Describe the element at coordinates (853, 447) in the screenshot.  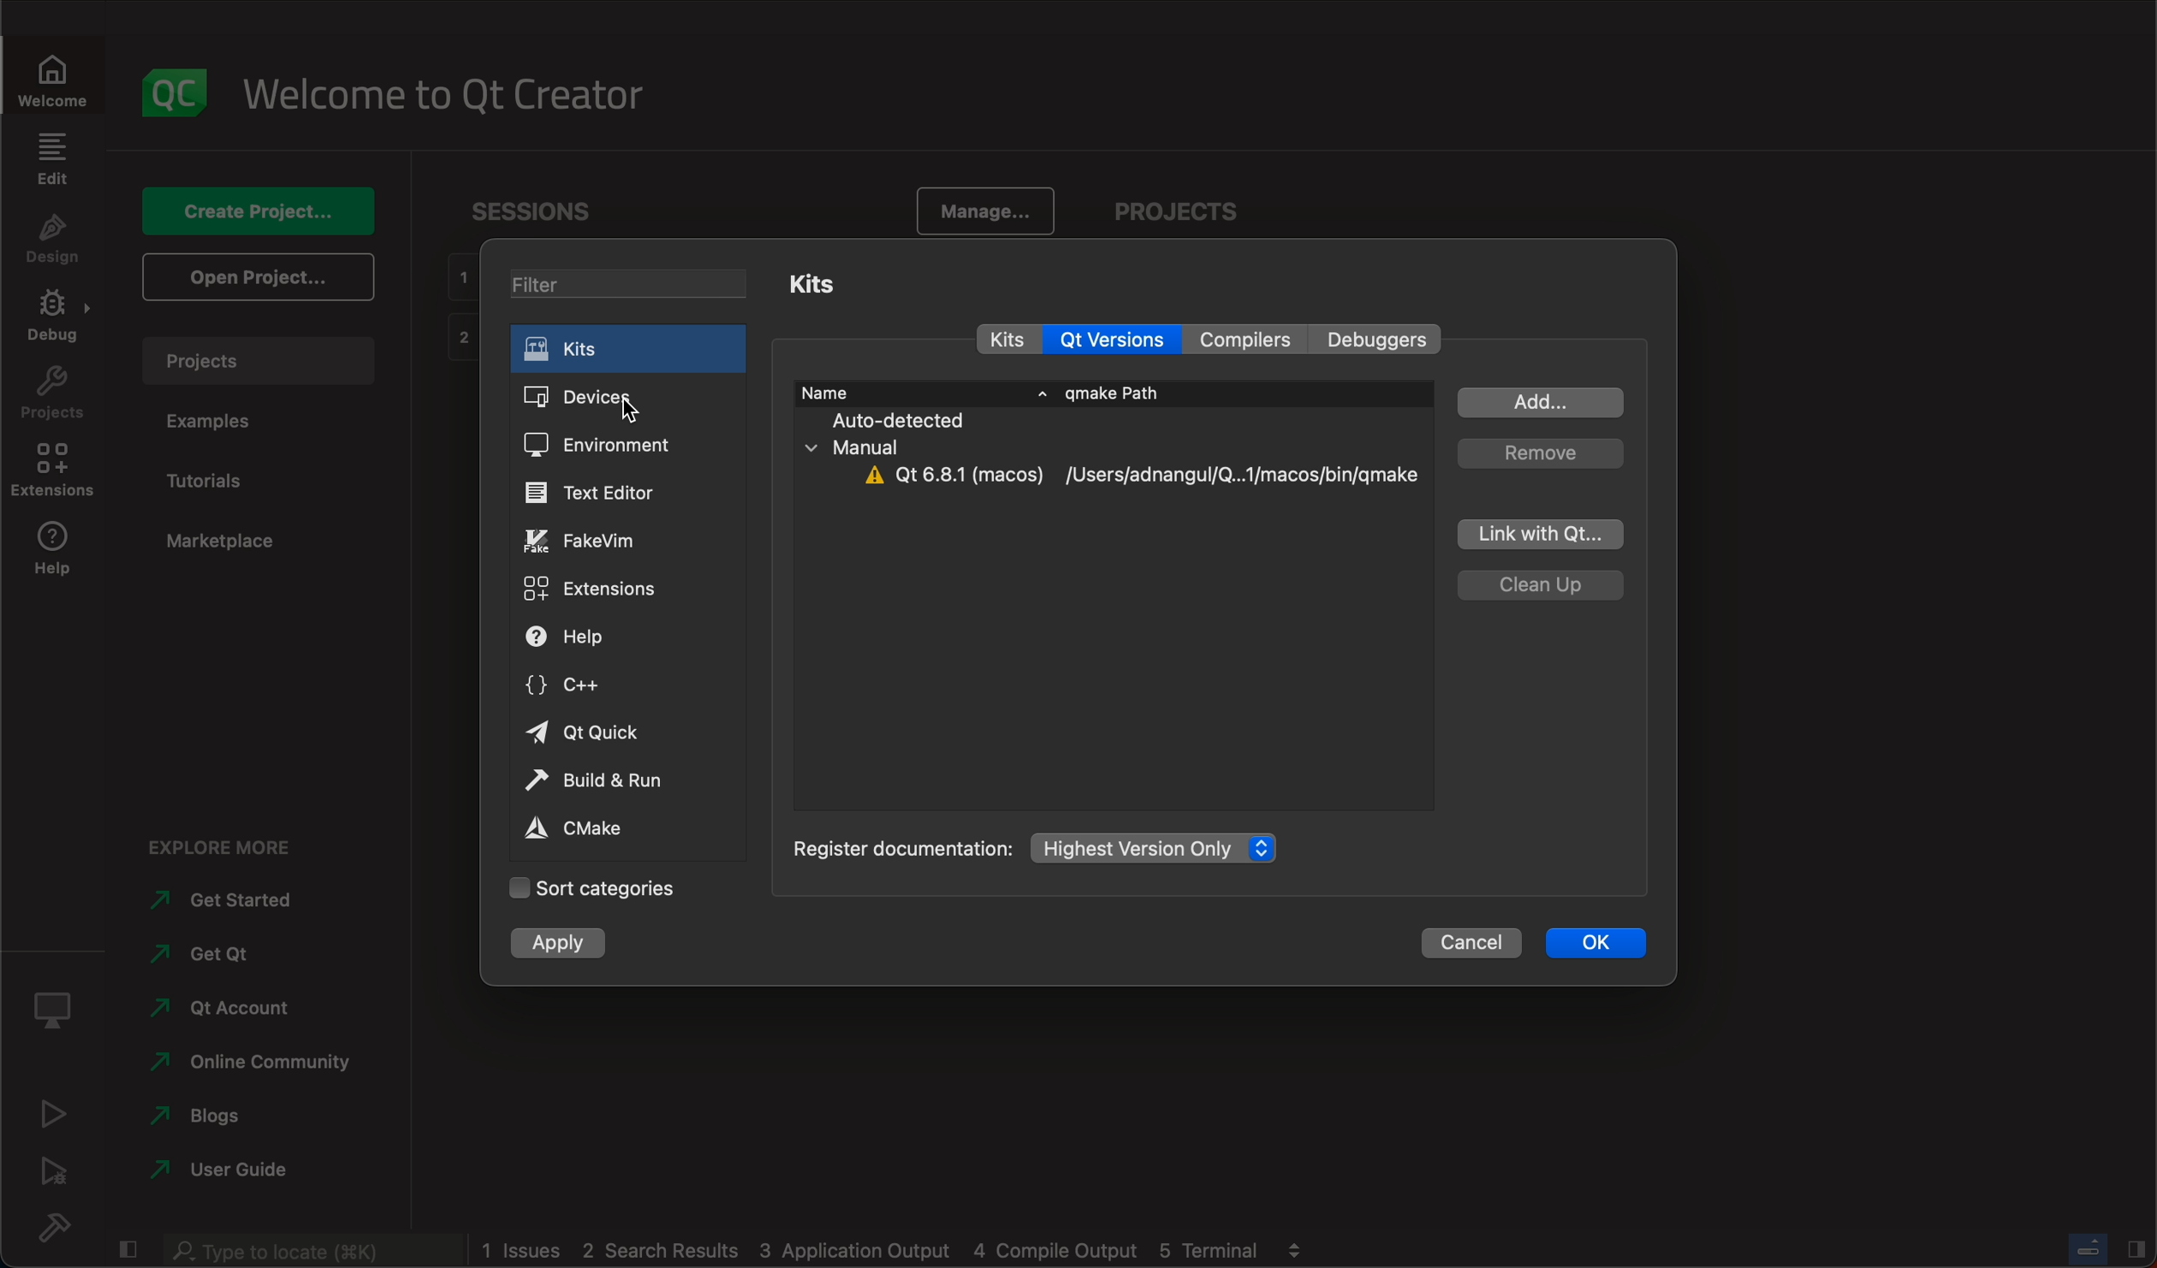
I see `manual` at that location.